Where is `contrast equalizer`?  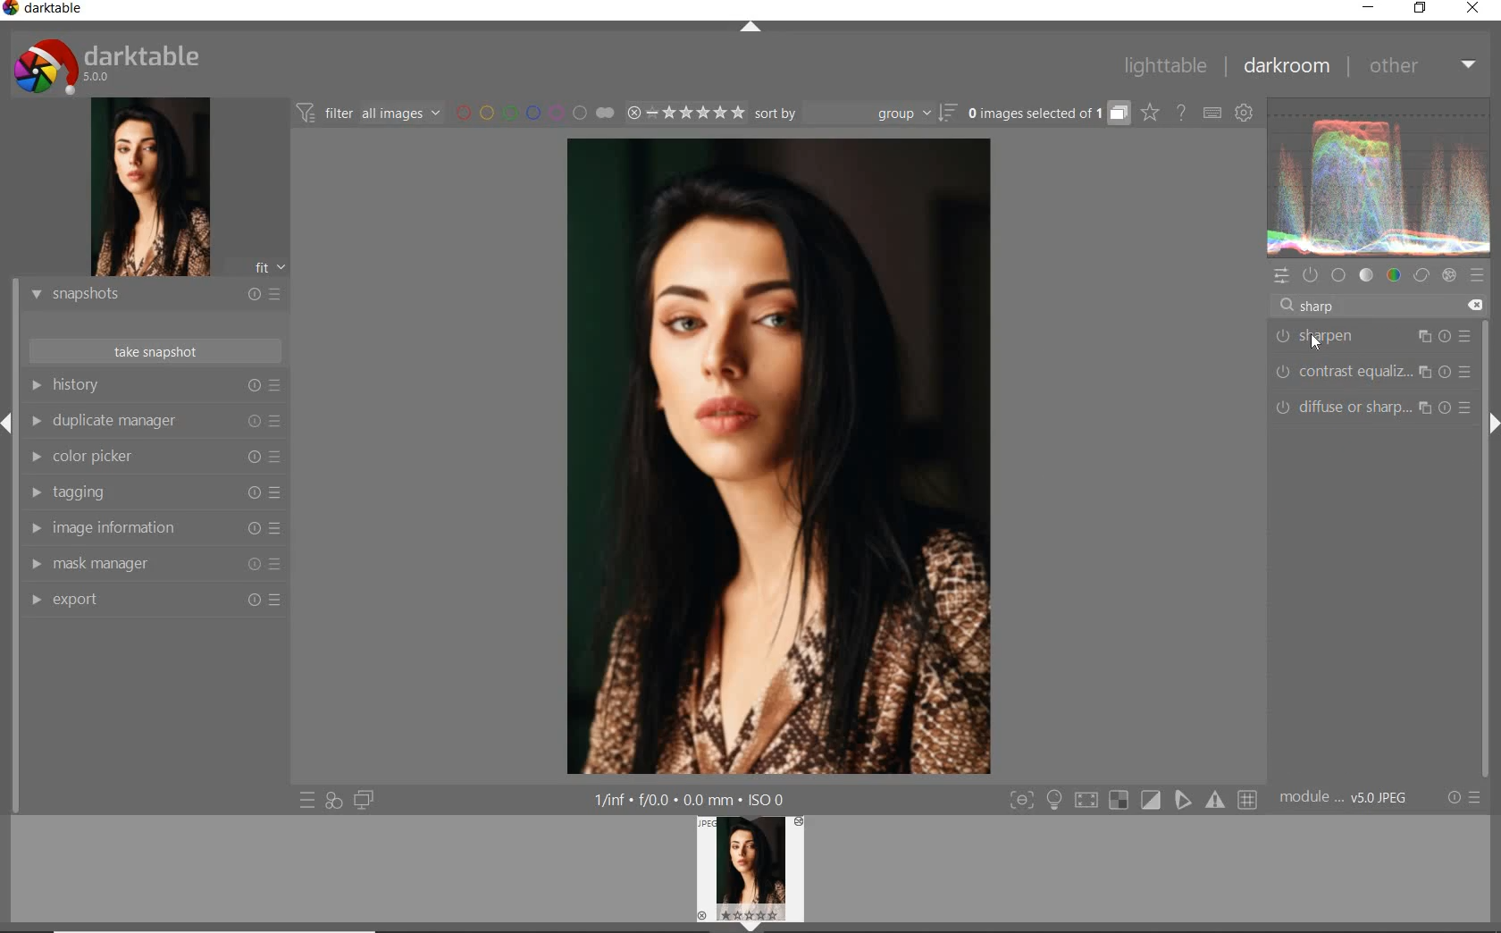 contrast equalizer is located at coordinates (1371, 371).